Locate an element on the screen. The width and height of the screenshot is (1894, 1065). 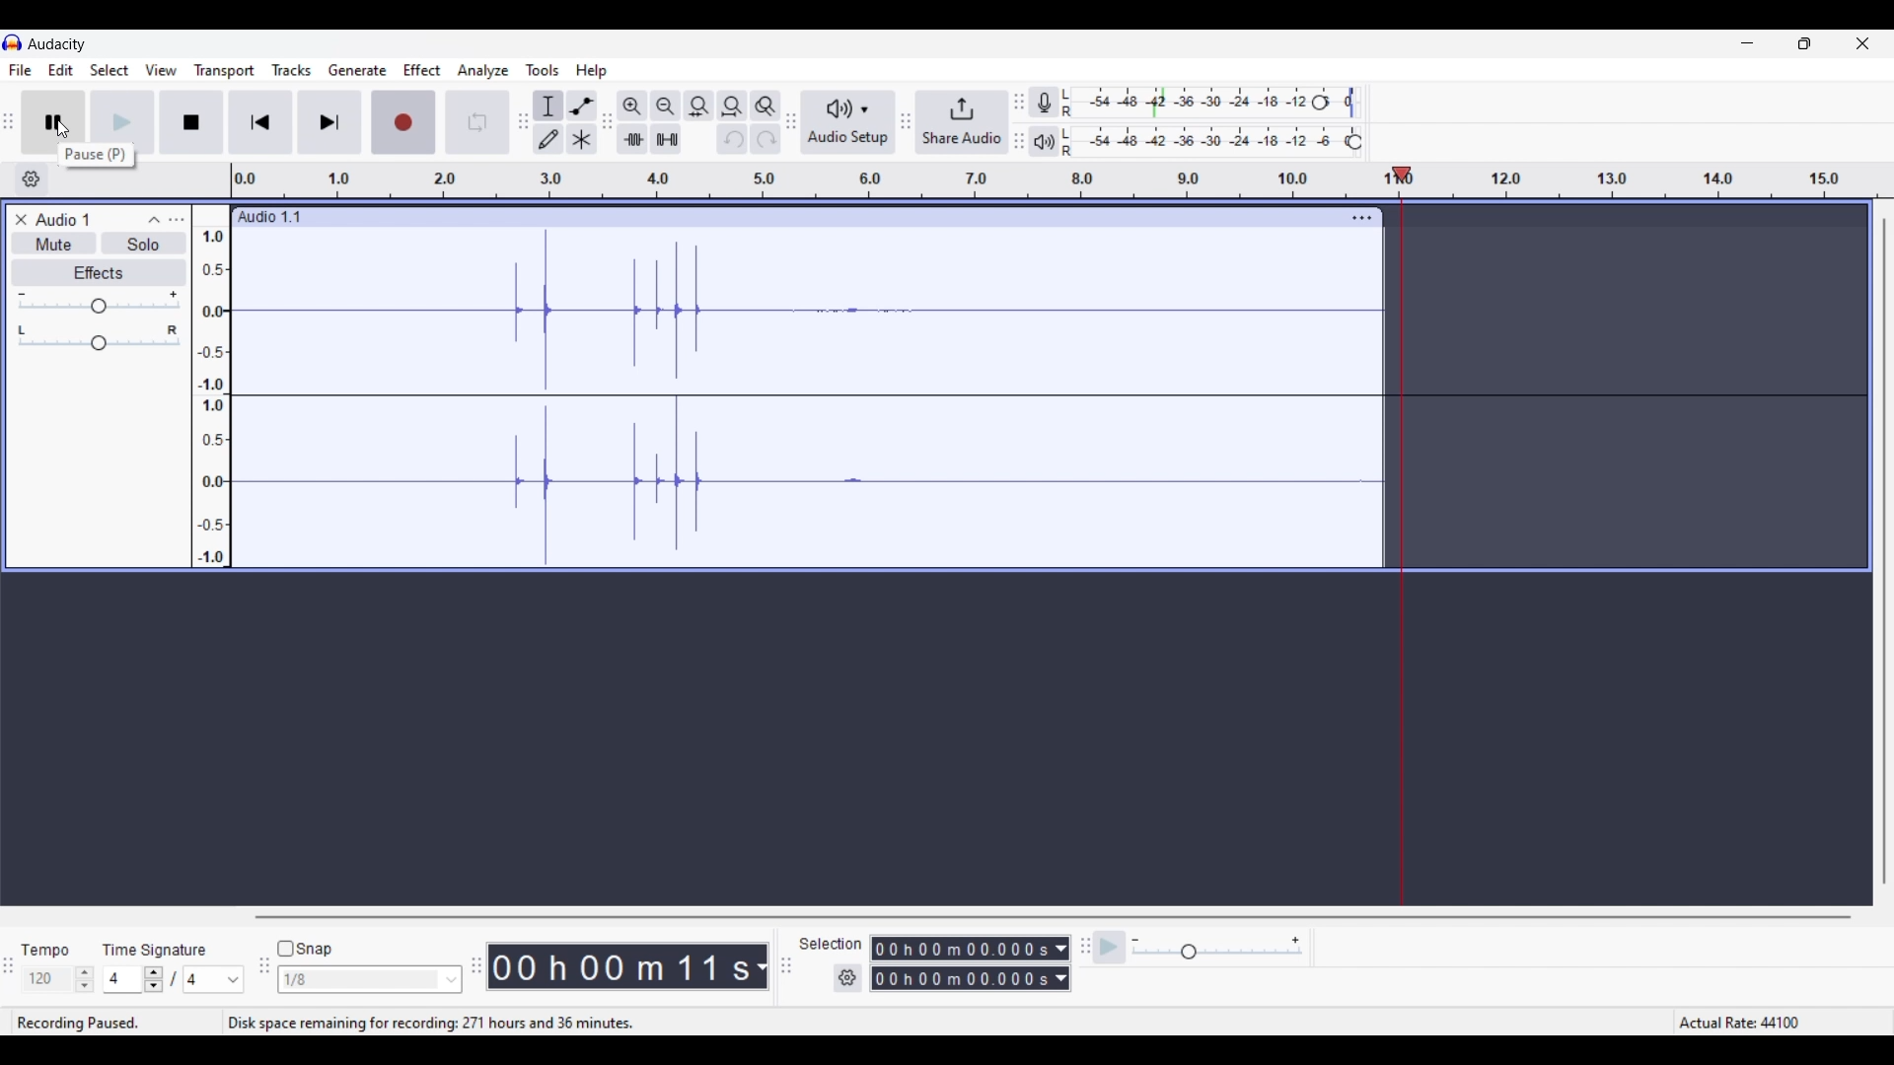
Minimum playback speed is located at coordinates (1135, 941).